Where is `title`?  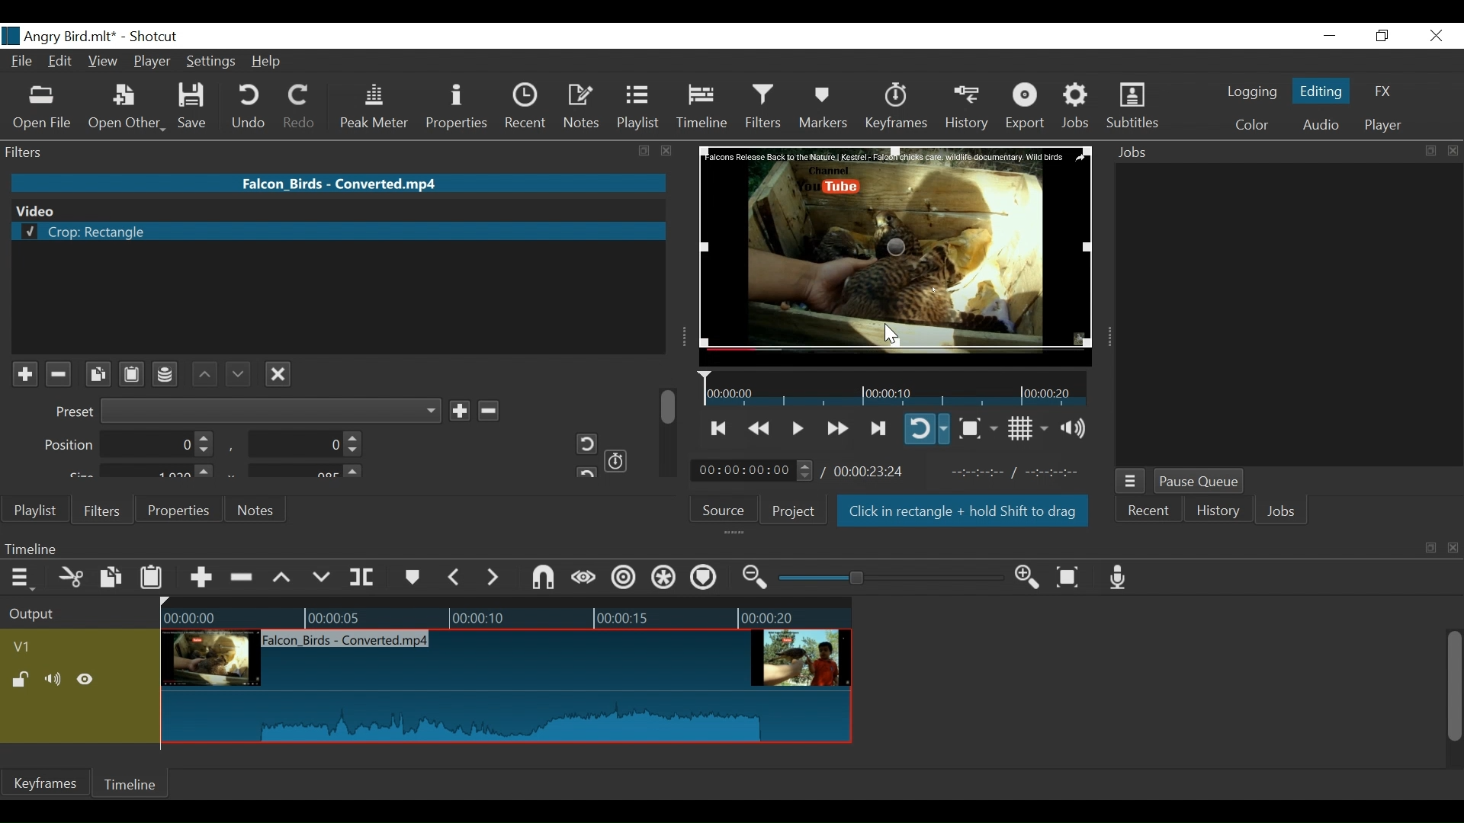
title is located at coordinates (113, 35).